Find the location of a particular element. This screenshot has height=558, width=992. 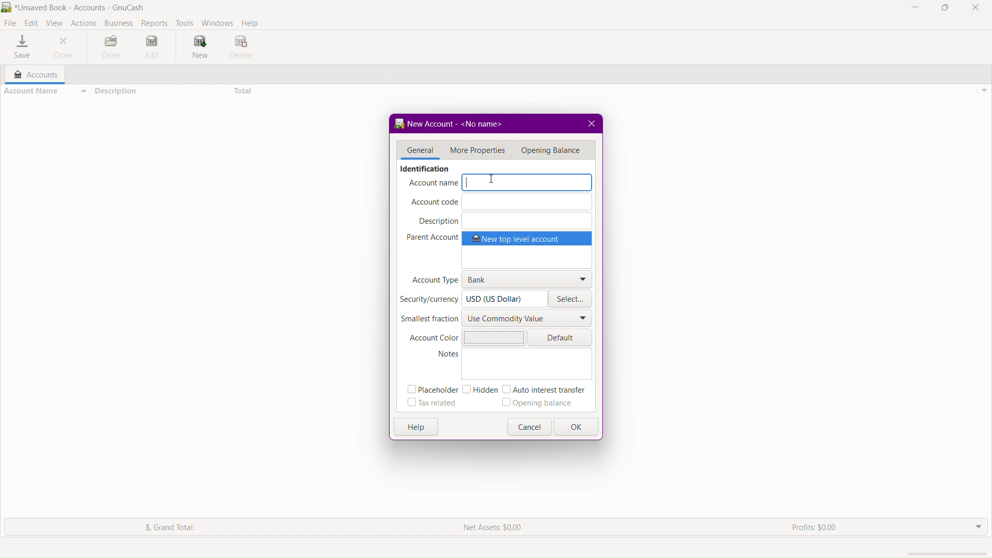

Opening balance is located at coordinates (541, 404).